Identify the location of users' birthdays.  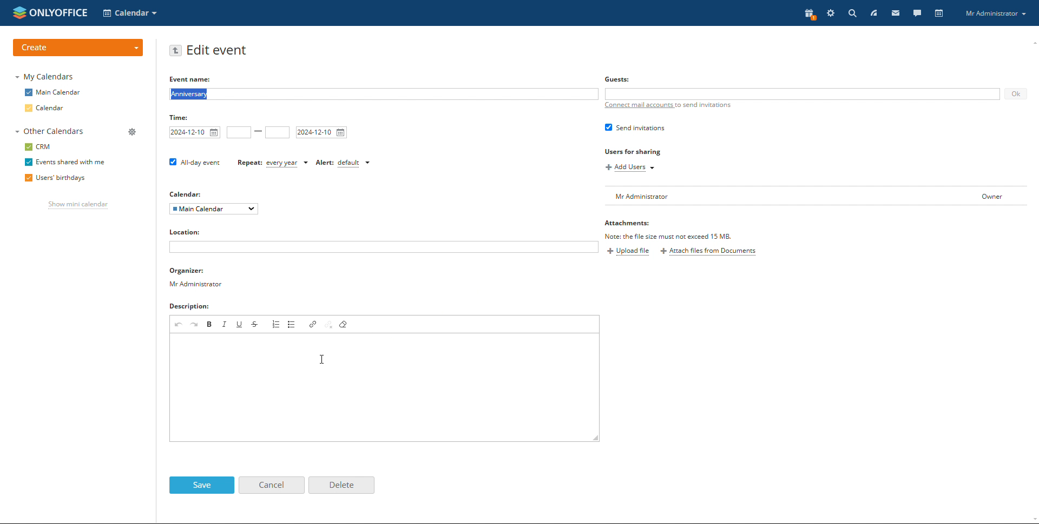
(54, 179).